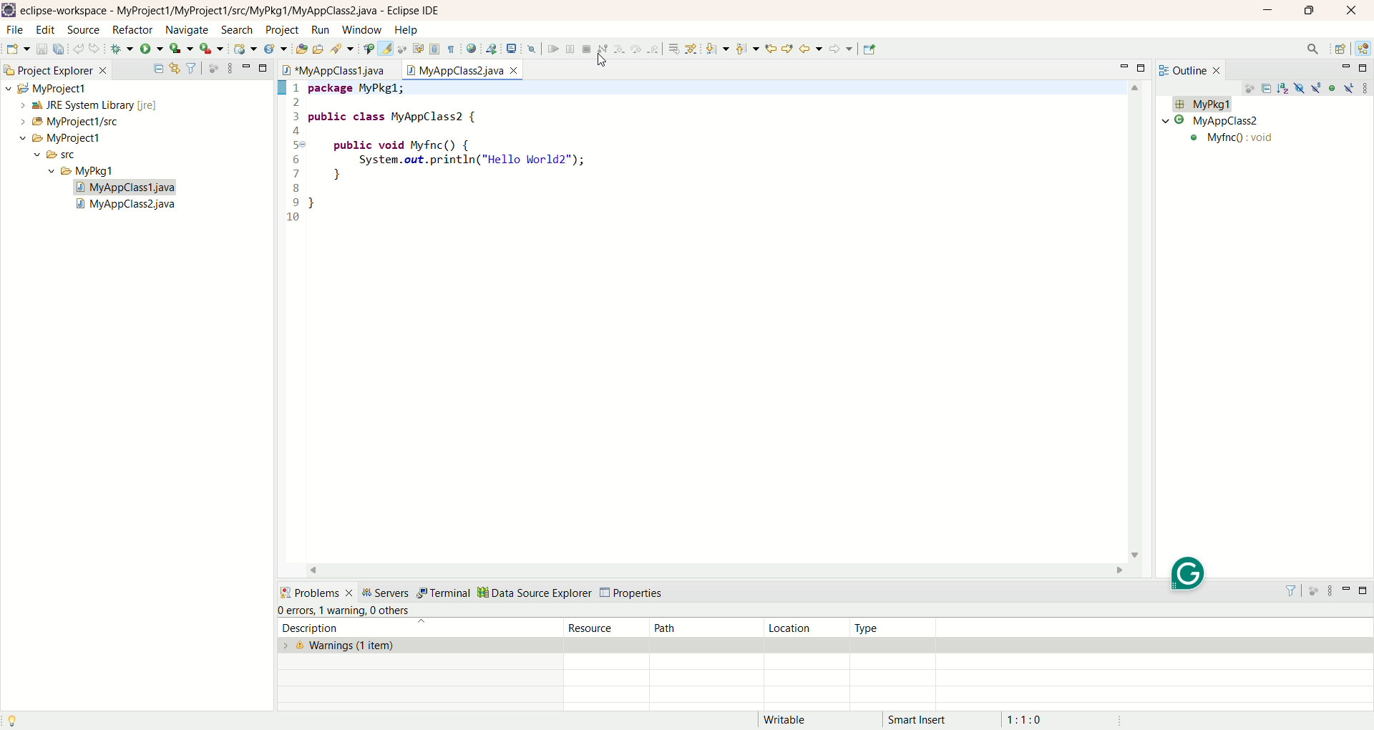 This screenshot has width=1374, height=730. I want to click on Pin editor, so click(870, 49).